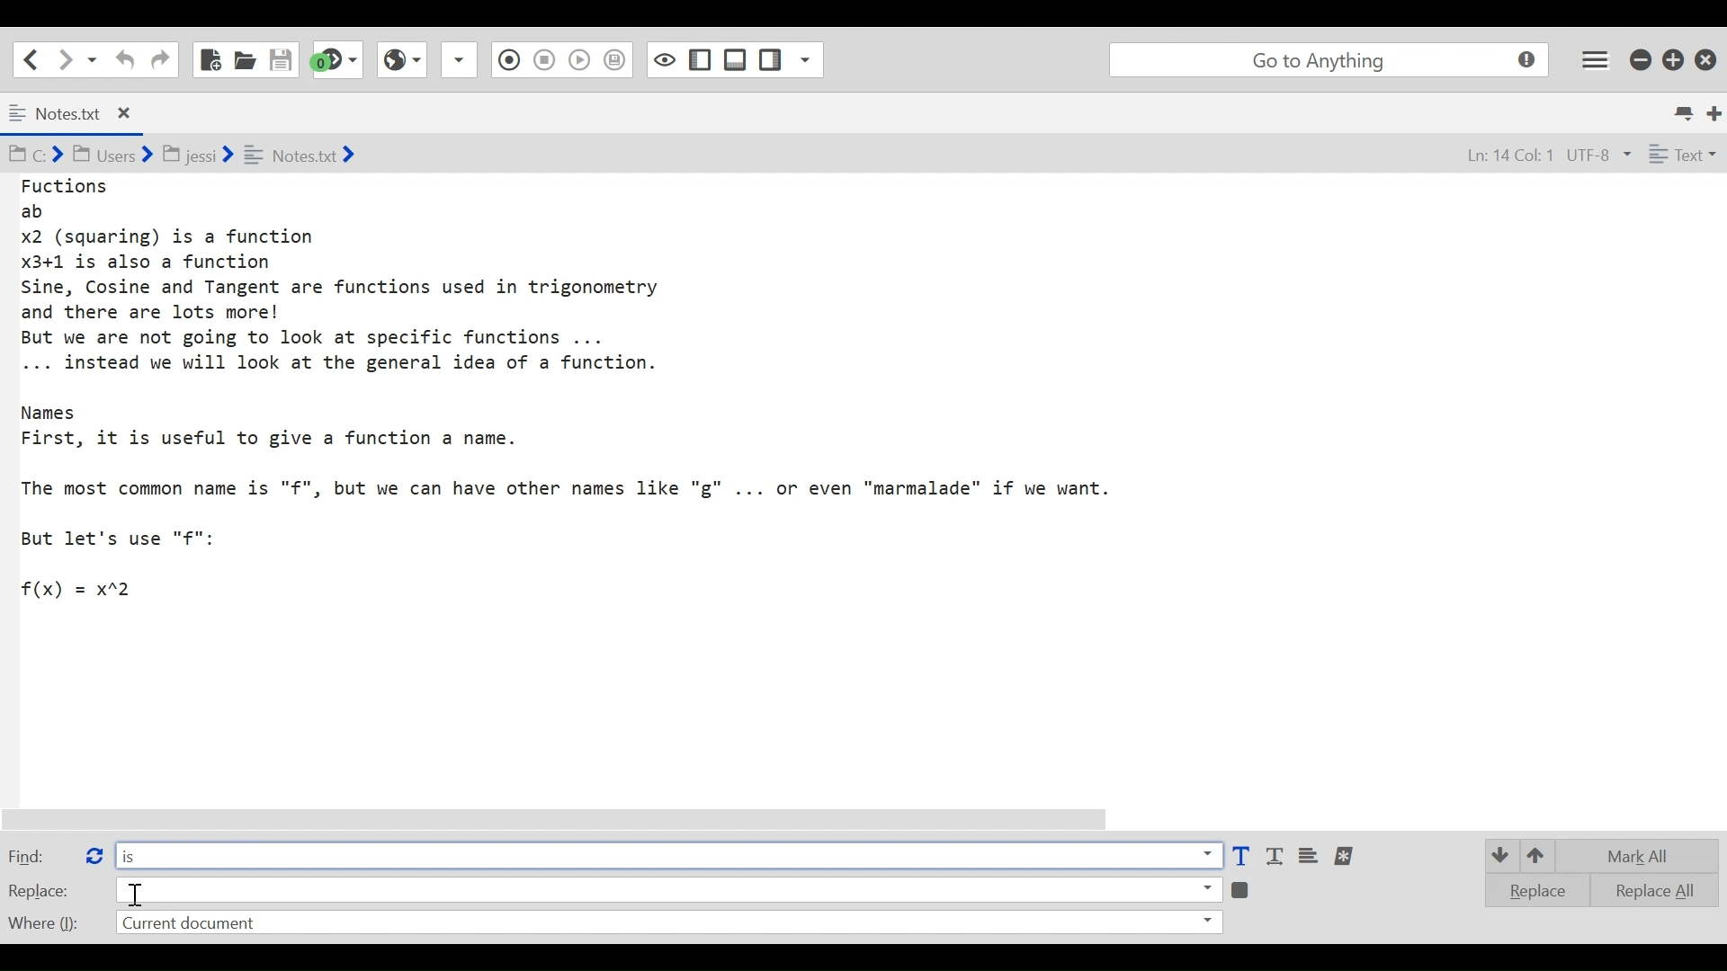 The width and height of the screenshot is (1727, 971). I want to click on New File, so click(209, 59).